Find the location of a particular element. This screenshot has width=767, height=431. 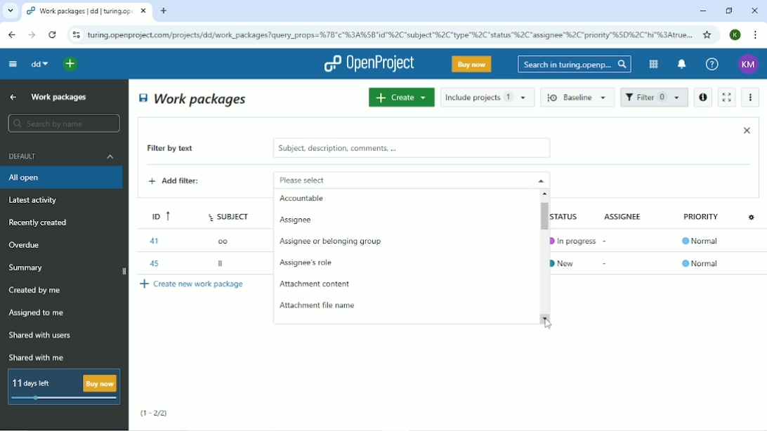

Create is located at coordinates (401, 97).